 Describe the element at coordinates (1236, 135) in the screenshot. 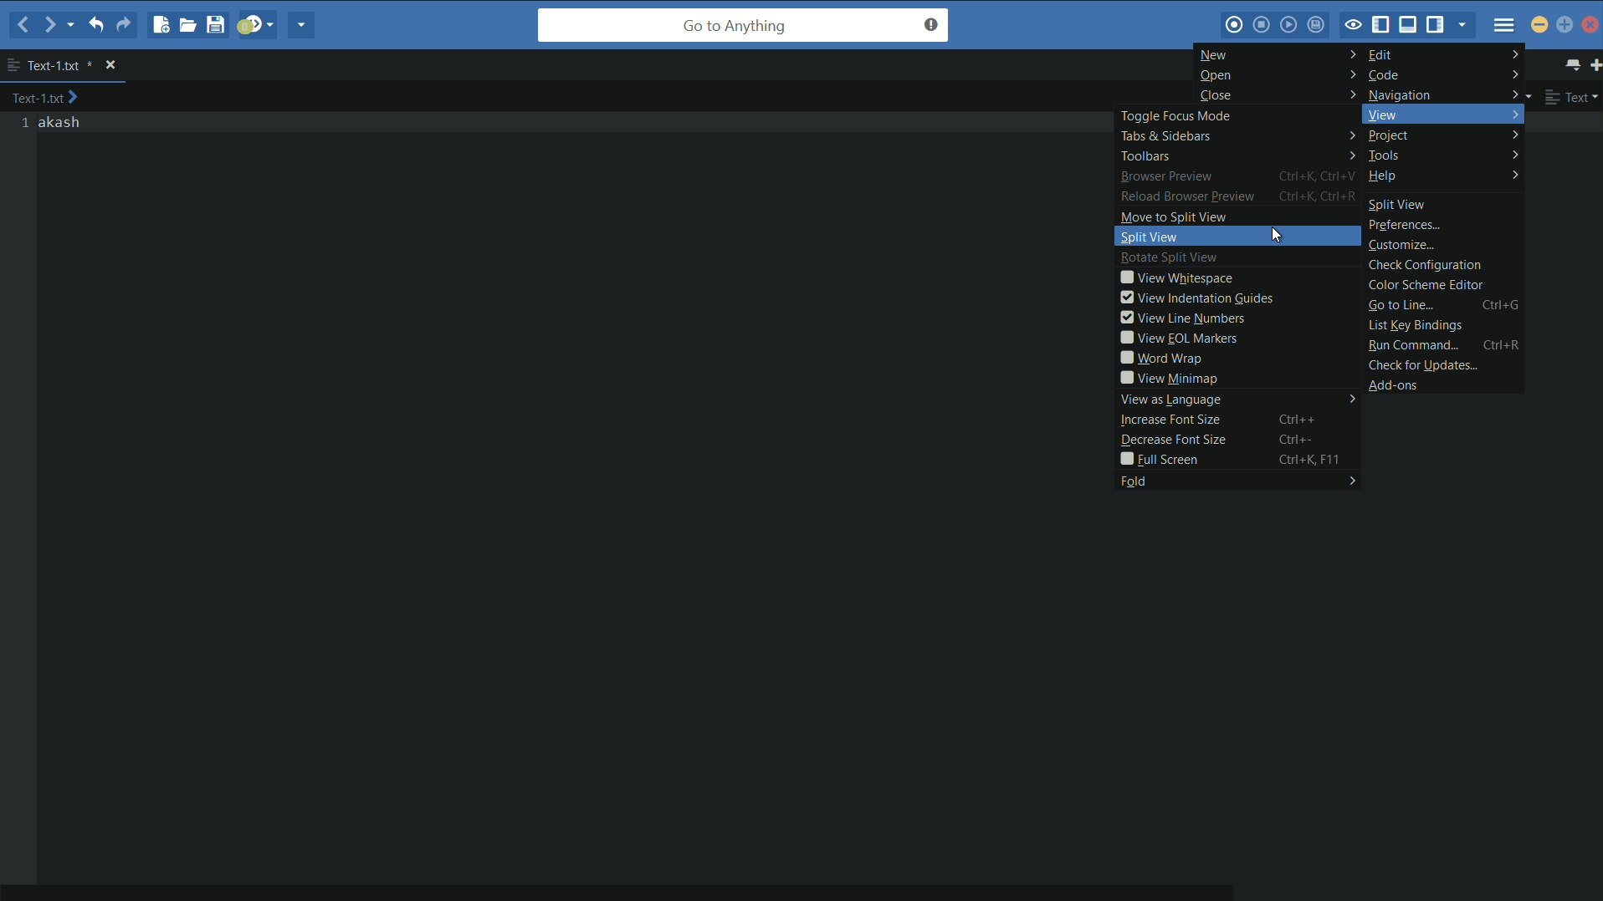

I see `tabs and sidebars` at that location.